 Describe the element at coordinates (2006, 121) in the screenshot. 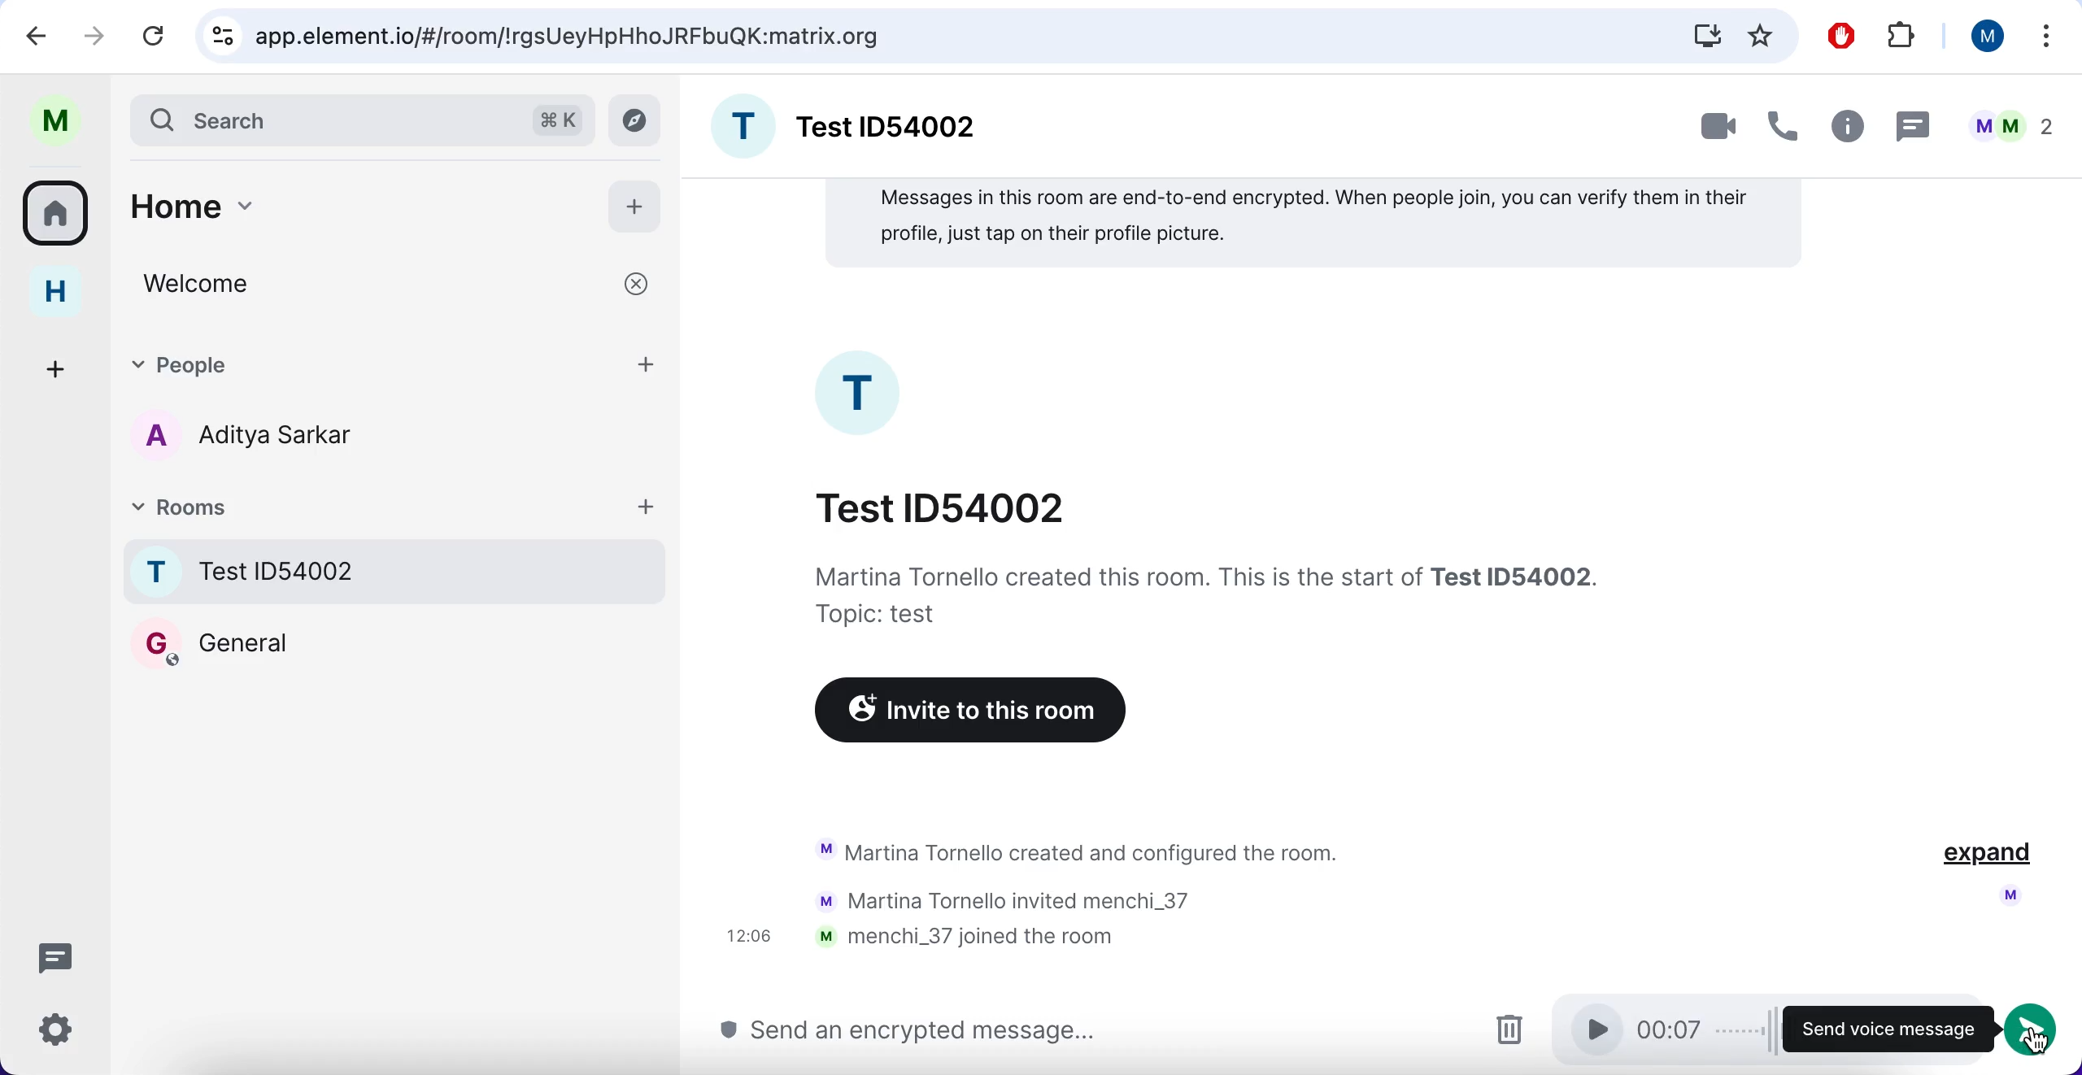

I see `people` at that location.